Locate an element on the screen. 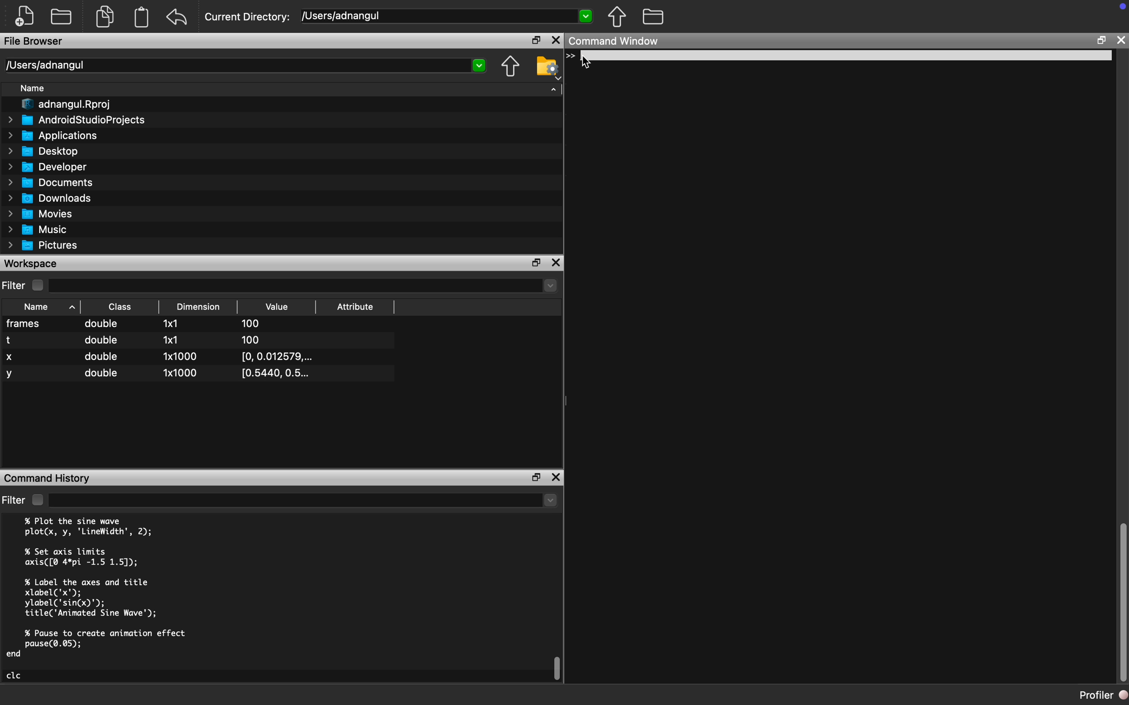 The image size is (1129, 705). Dropdown is located at coordinates (302, 502).